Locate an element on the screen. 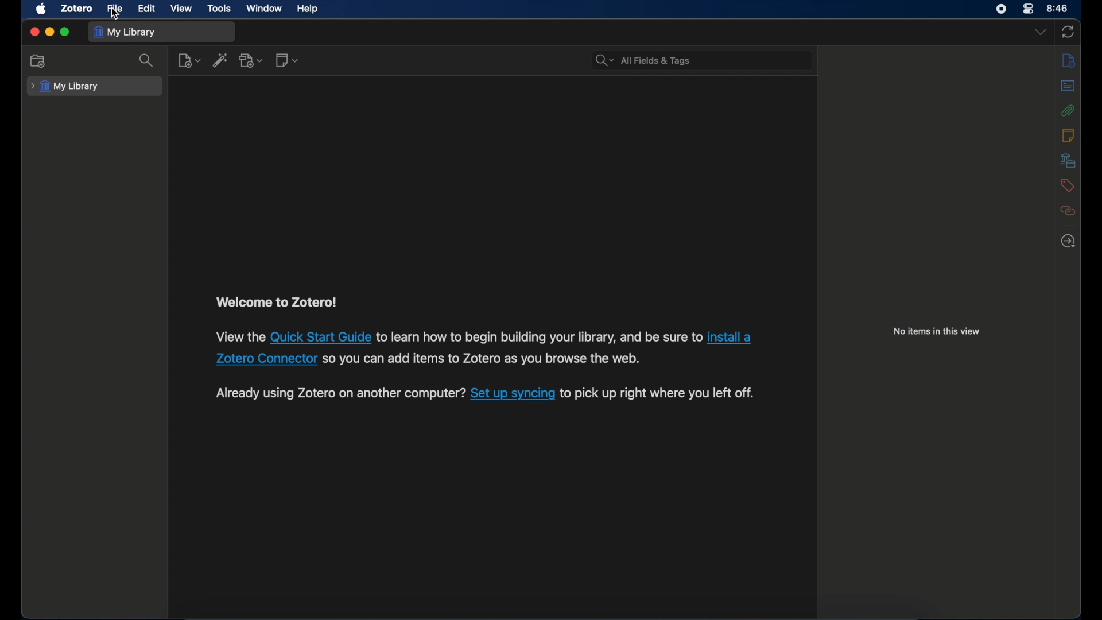 Image resolution: width=1102 pixels, height=620 pixels. sync is located at coordinates (1068, 33).